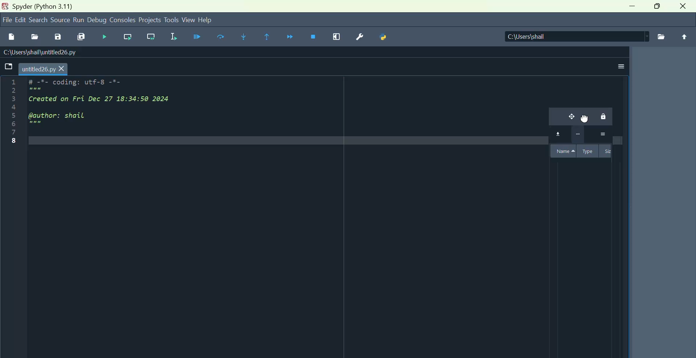  I want to click on More options, so click(619, 64).